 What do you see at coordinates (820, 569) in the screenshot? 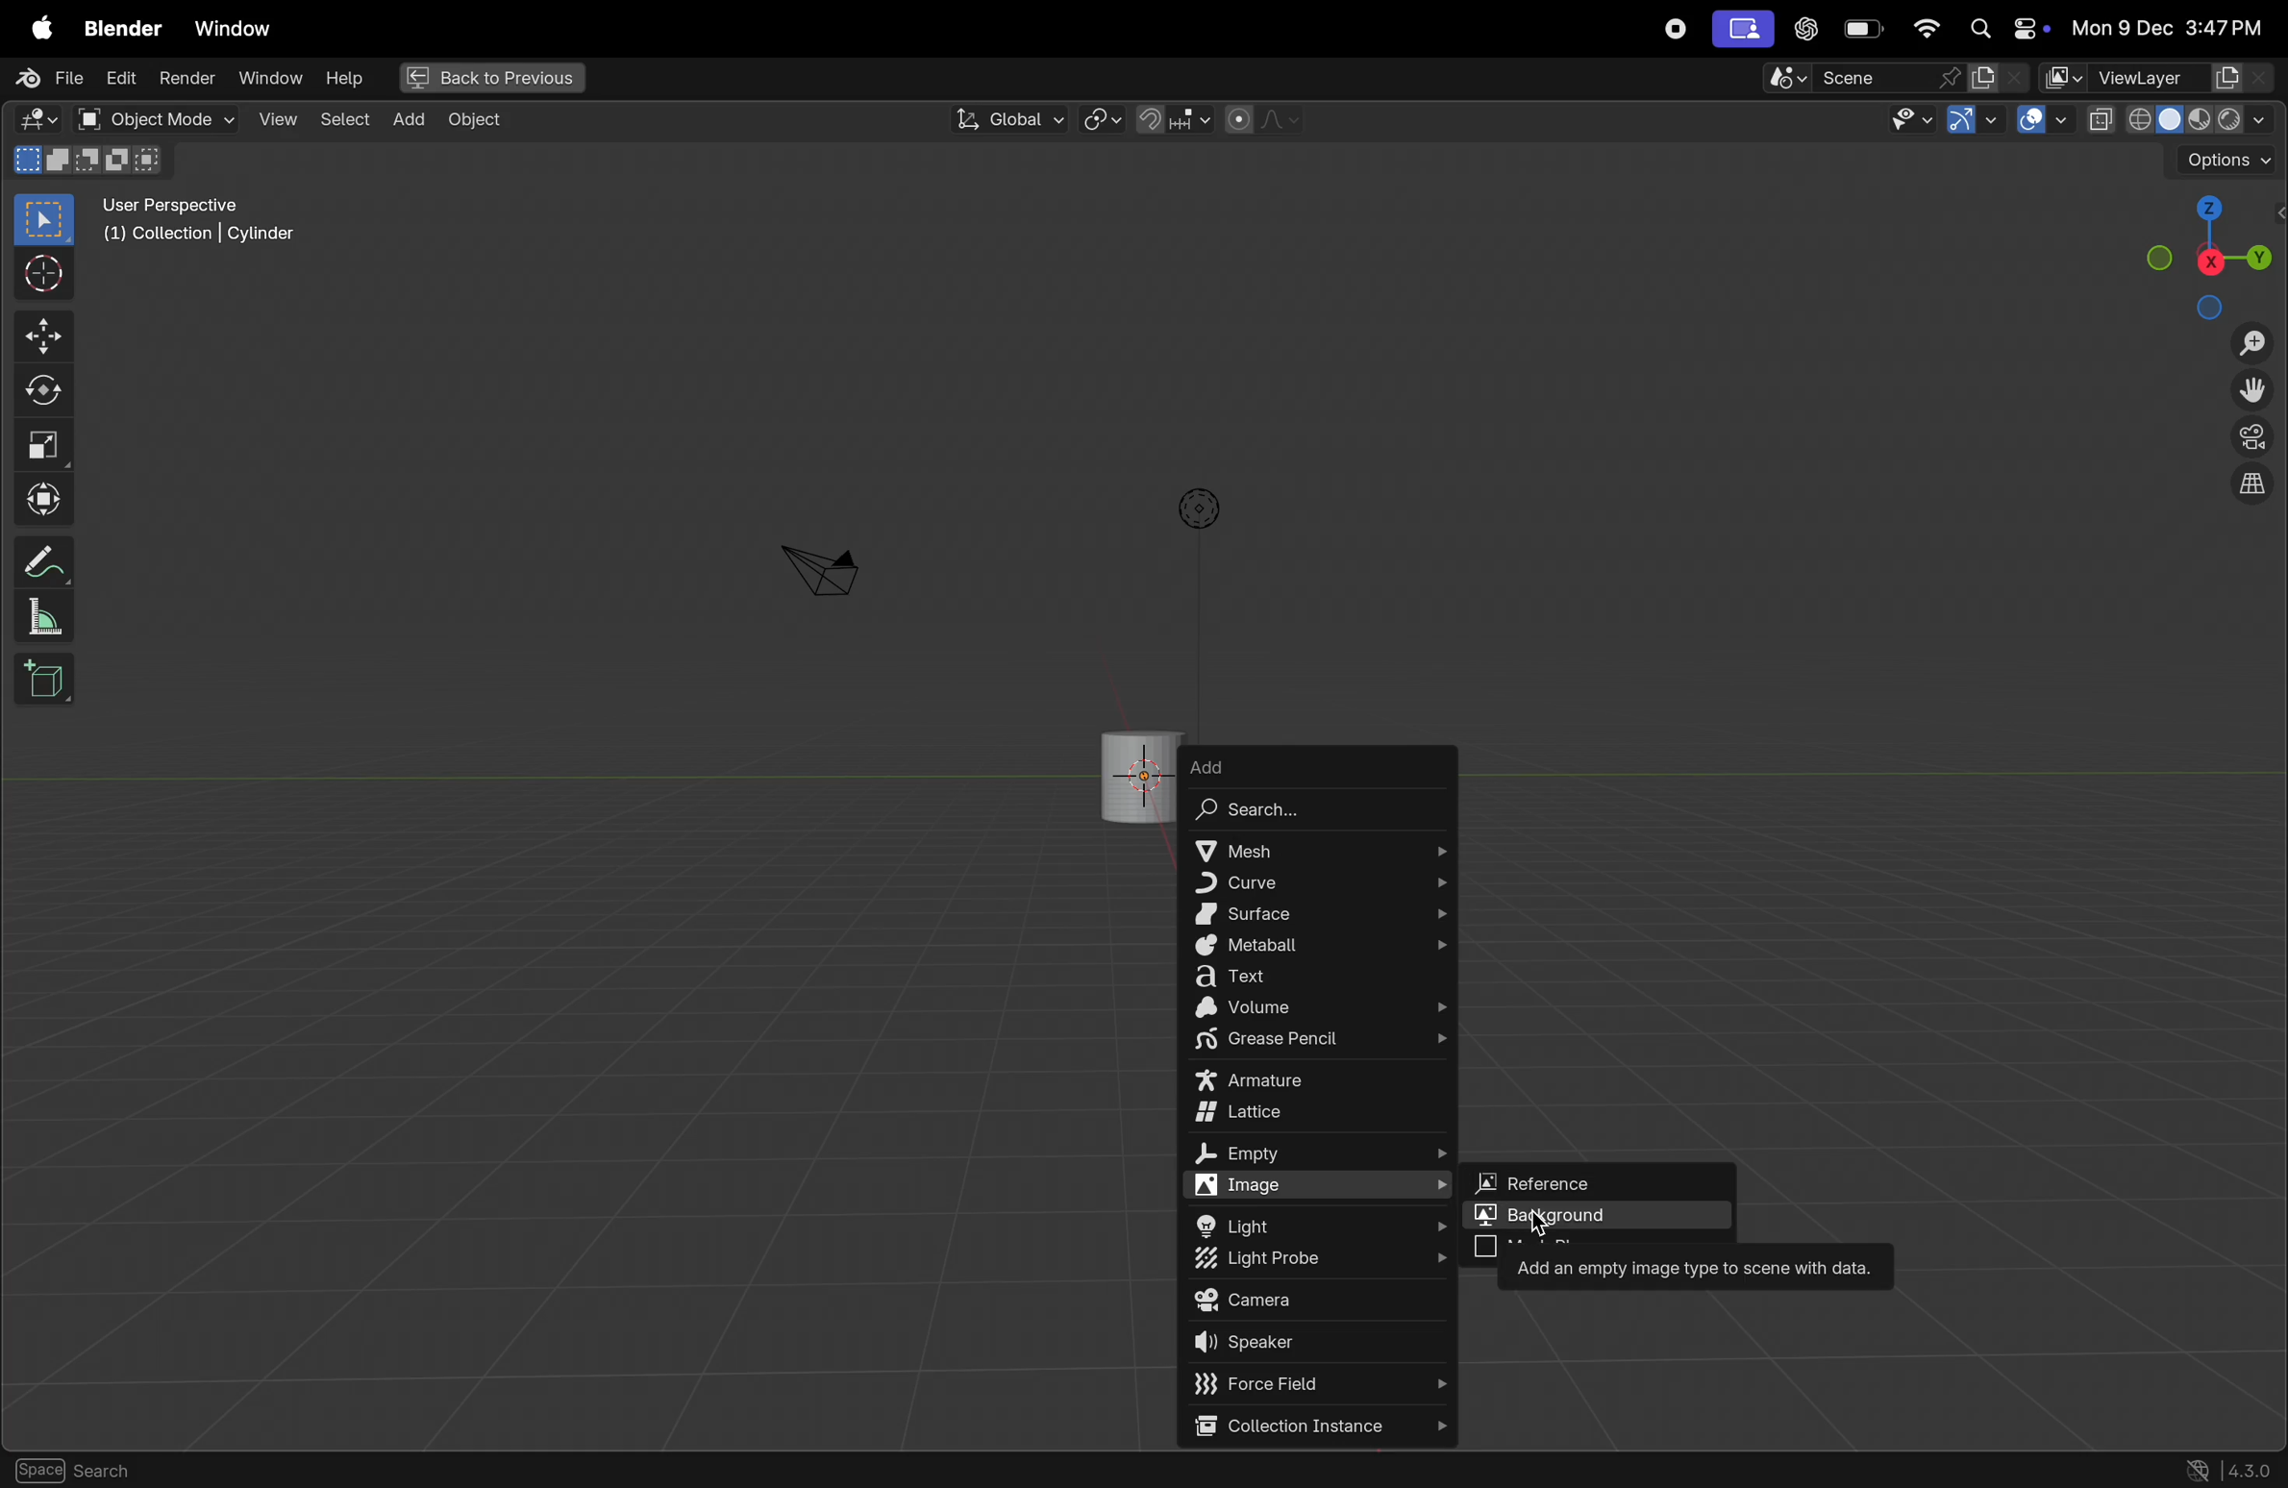
I see `camera` at bounding box center [820, 569].